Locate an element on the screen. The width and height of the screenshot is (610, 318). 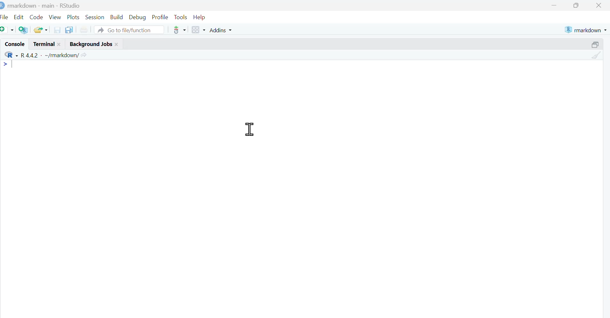
Terminal is located at coordinates (42, 44).